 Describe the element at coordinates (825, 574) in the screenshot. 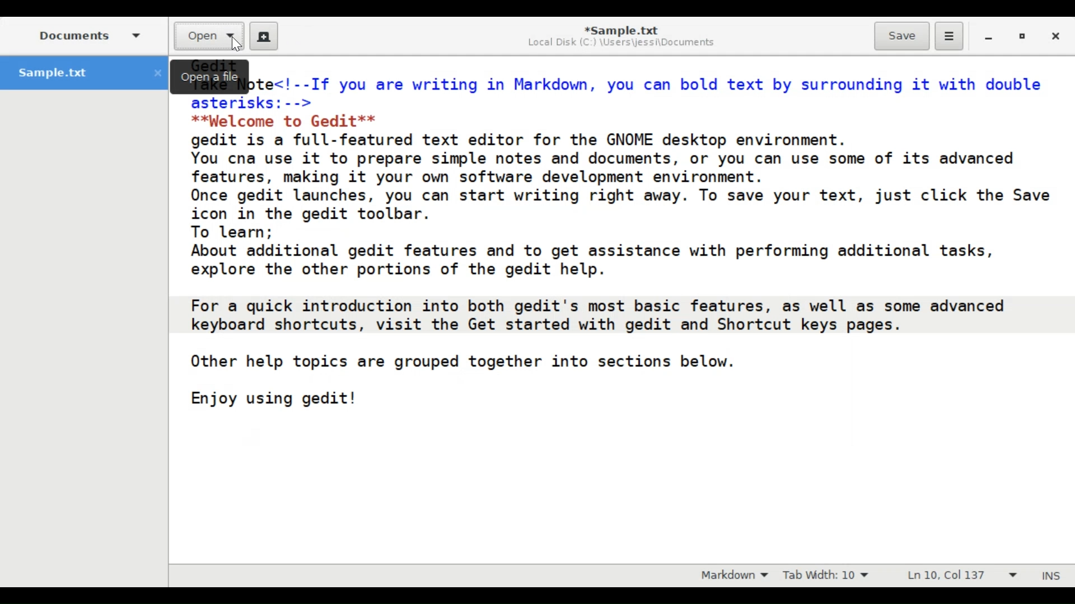

I see `Tab Width: 10` at that location.